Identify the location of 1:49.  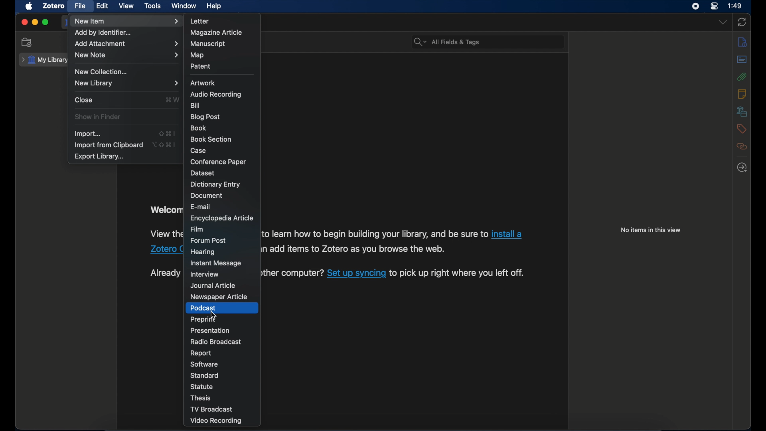
(735, 5).